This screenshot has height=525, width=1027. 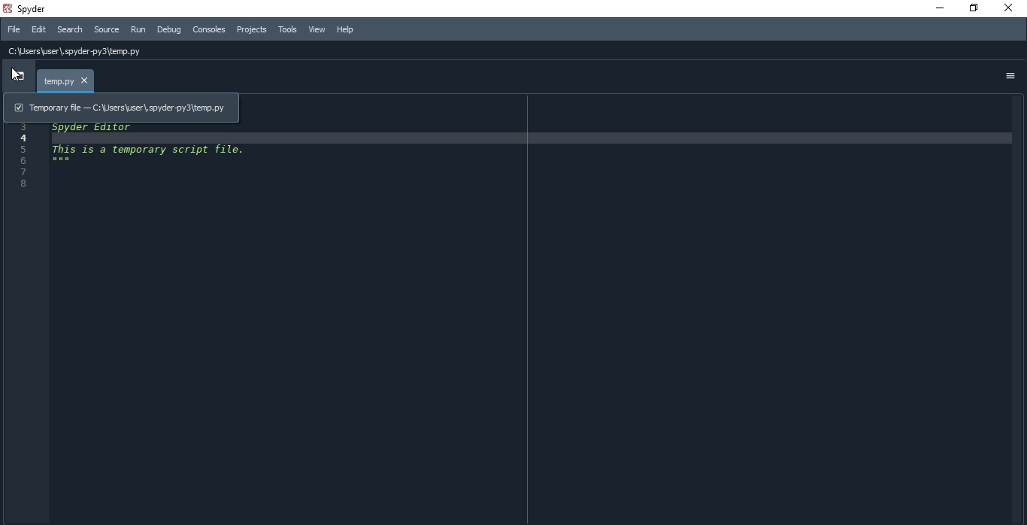 I want to click on File , so click(x=14, y=29).